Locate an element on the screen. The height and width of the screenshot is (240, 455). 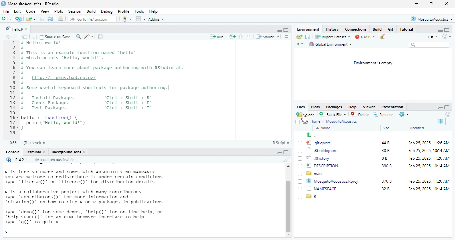
open an existing file is located at coordinates (31, 19).